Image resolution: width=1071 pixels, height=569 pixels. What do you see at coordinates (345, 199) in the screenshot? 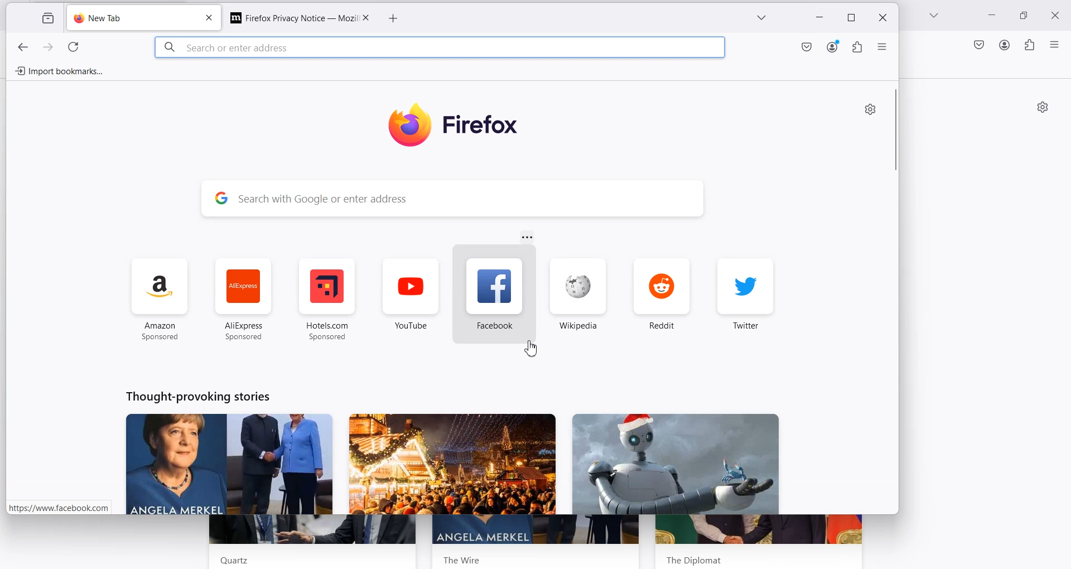
I see `search with google or enter address` at bounding box center [345, 199].